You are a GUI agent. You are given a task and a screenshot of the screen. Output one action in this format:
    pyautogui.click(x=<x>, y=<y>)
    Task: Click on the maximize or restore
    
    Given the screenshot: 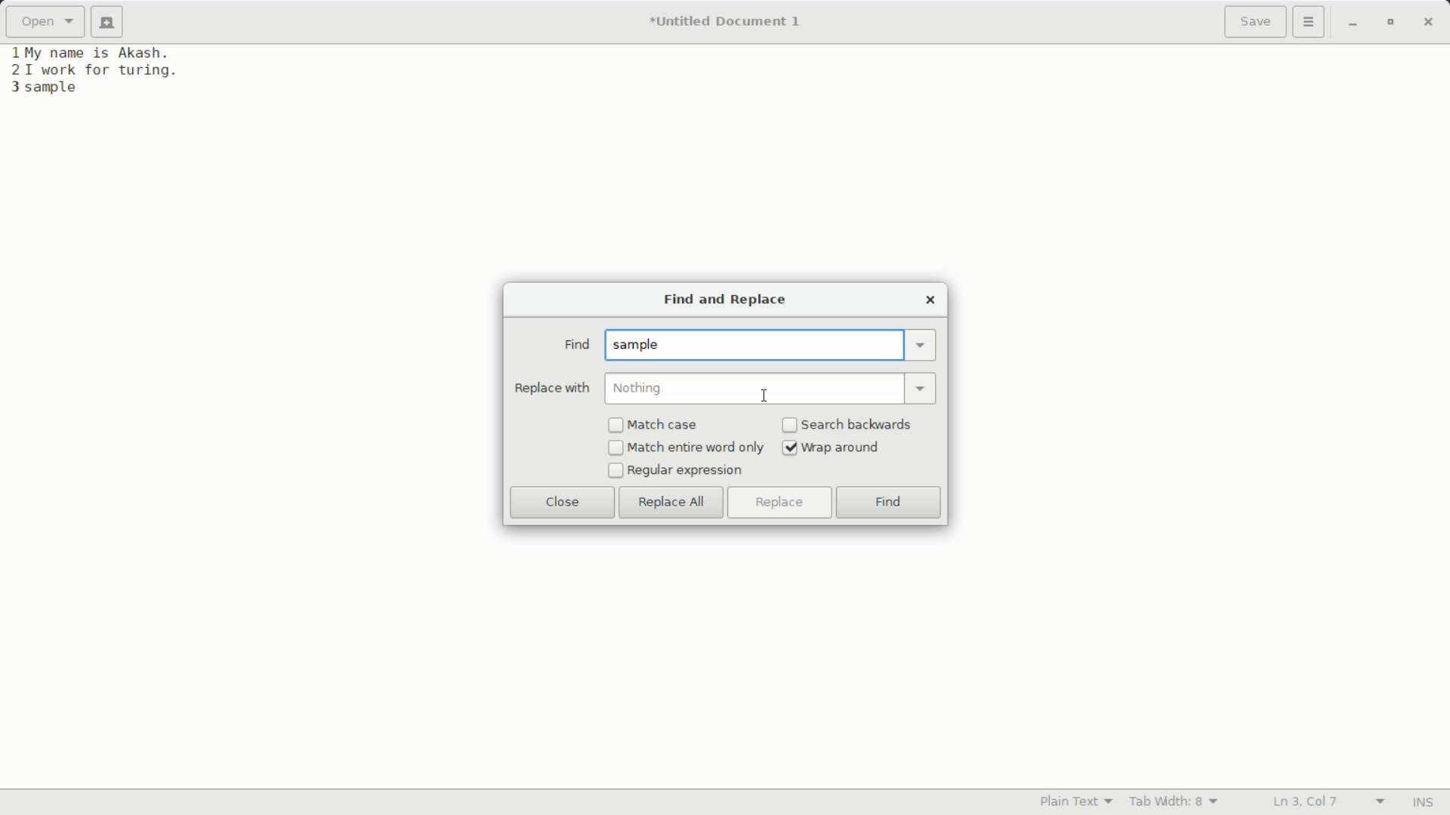 What is the action you would take?
    pyautogui.click(x=1389, y=23)
    